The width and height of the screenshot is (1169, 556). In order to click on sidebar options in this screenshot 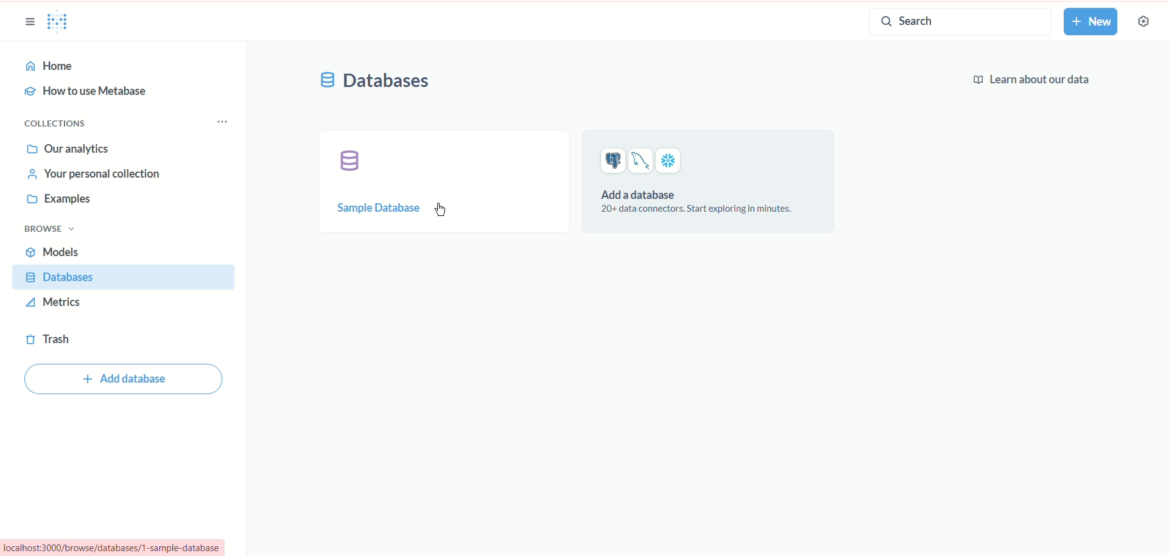, I will do `click(29, 21)`.